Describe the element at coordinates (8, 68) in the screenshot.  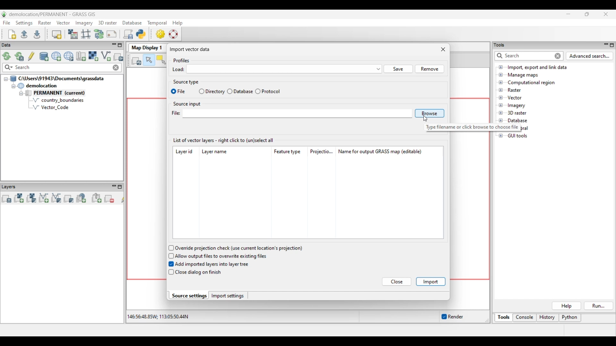
I see `Search specific maps` at that location.